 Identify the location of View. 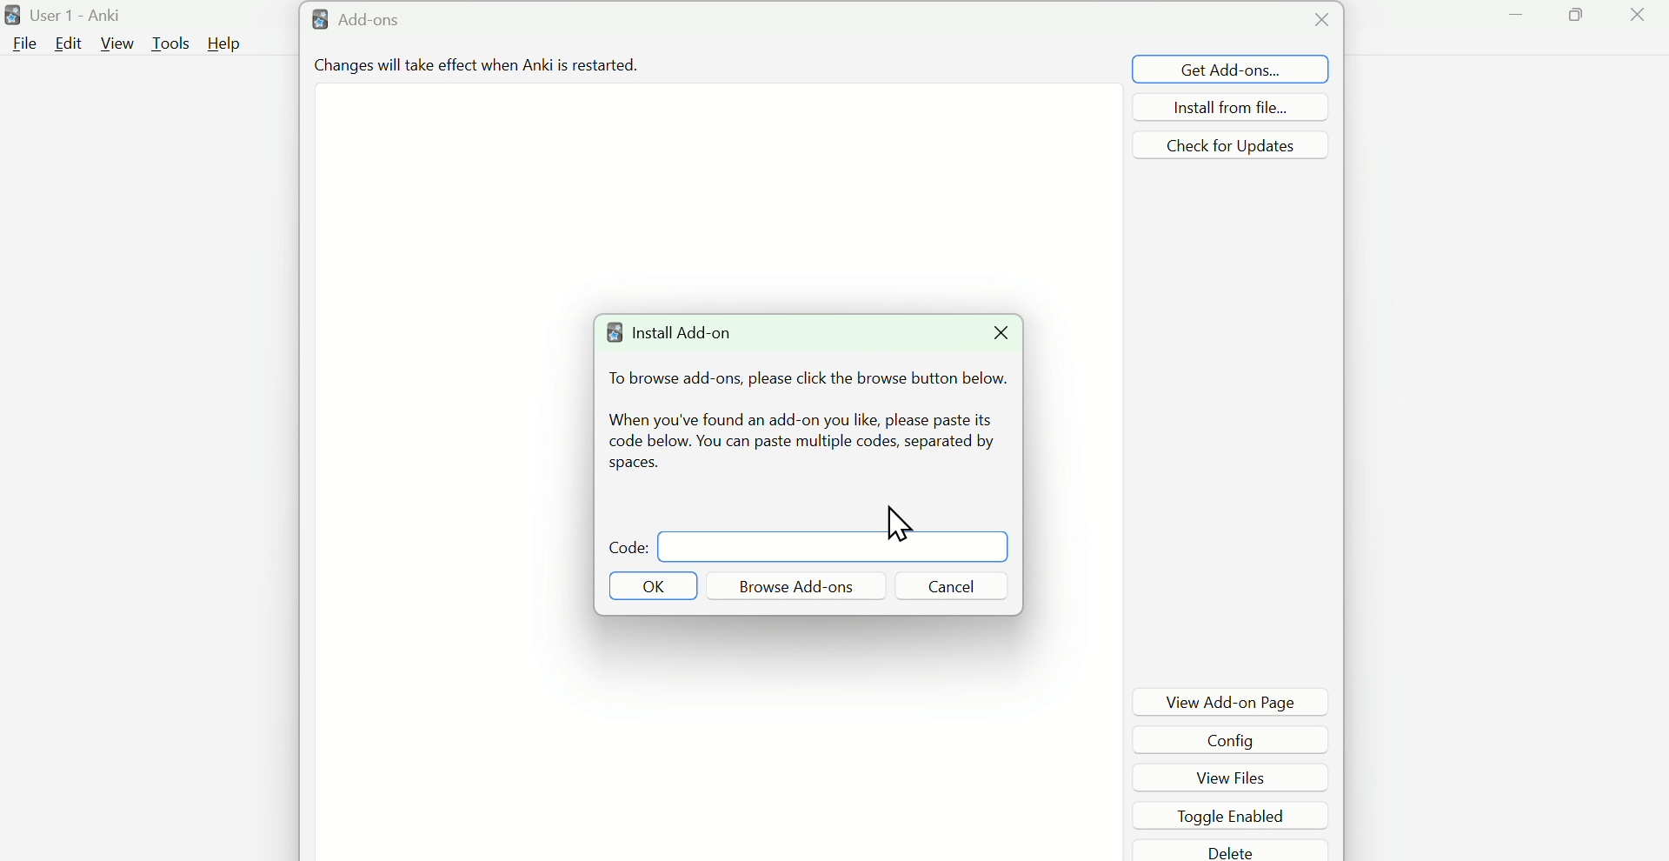
(117, 43).